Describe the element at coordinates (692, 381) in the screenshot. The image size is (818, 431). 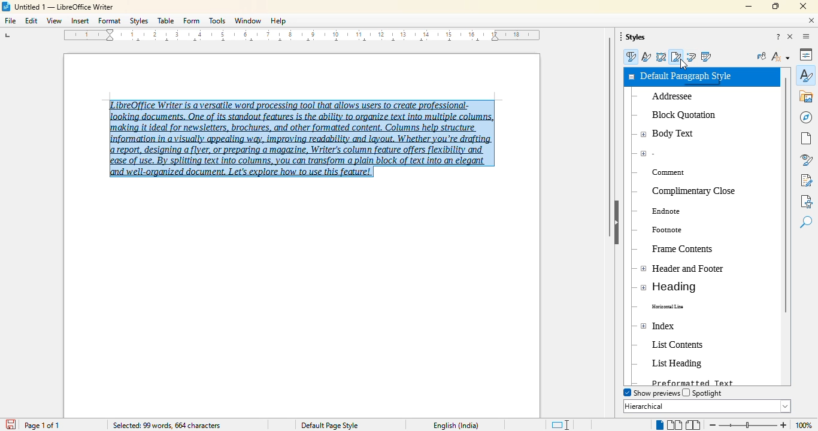
I see `Performance Text` at that location.